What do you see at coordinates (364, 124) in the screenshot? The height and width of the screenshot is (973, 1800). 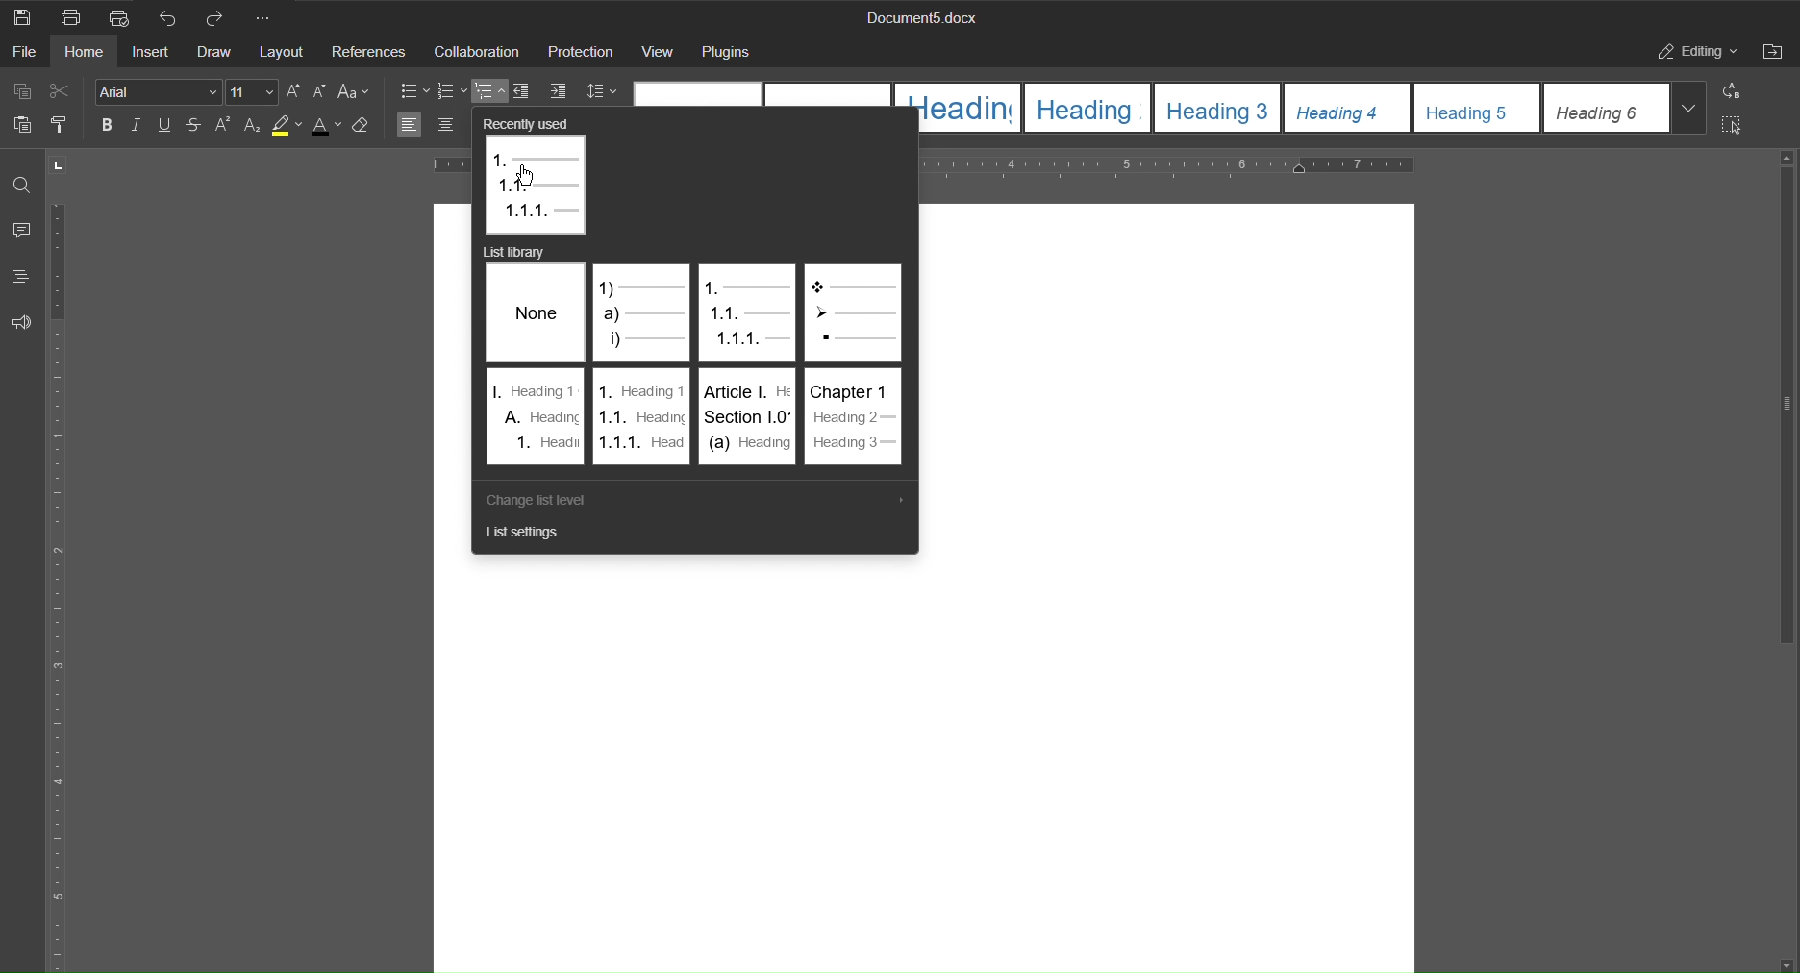 I see `Clear Style` at bounding box center [364, 124].